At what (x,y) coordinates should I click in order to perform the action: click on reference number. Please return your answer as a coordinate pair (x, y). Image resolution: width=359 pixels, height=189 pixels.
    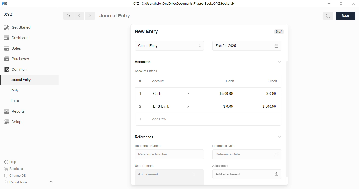
    Looking at the image, I should click on (170, 154).